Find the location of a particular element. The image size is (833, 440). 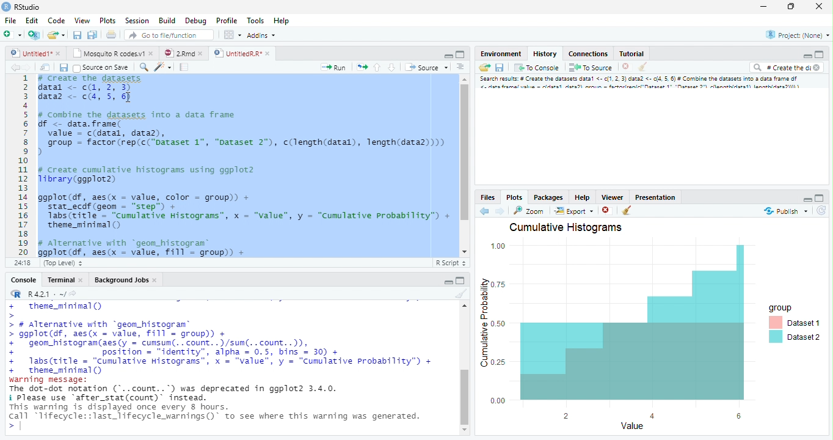

File is located at coordinates (10, 21).